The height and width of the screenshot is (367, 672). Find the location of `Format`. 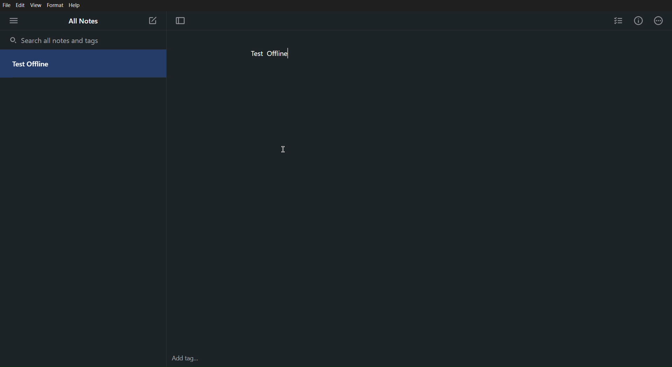

Format is located at coordinates (55, 5).